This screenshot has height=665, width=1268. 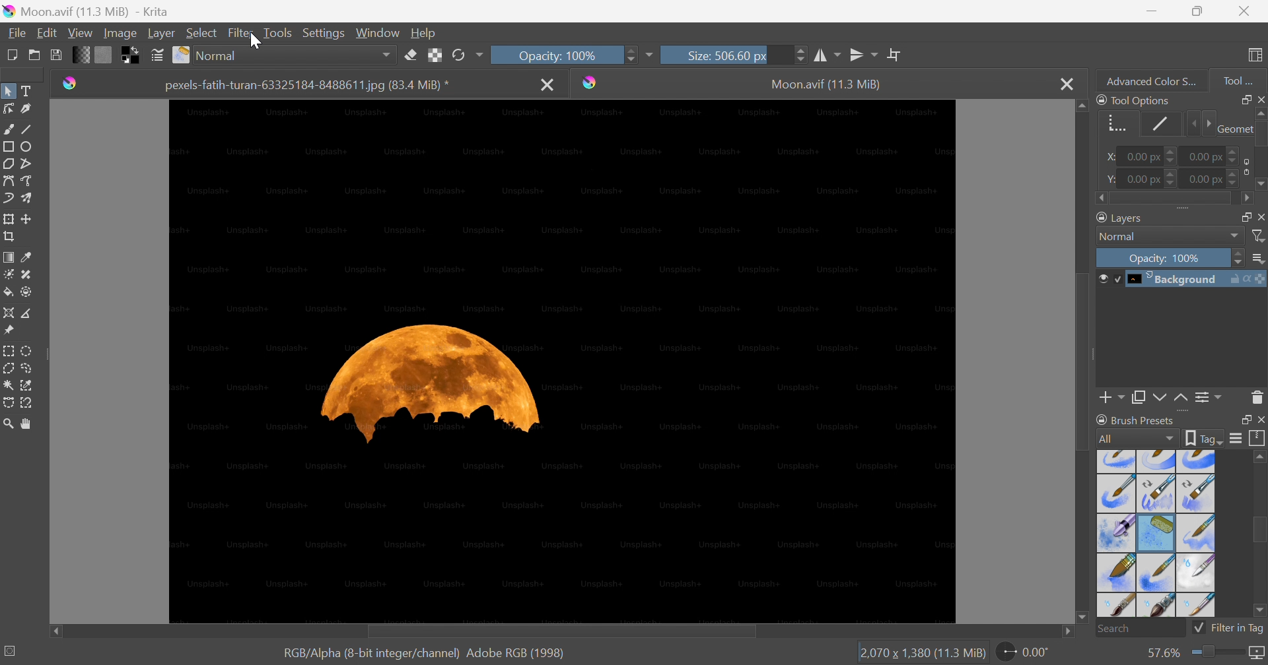 What do you see at coordinates (1169, 236) in the screenshot?
I see `Normal` at bounding box center [1169, 236].